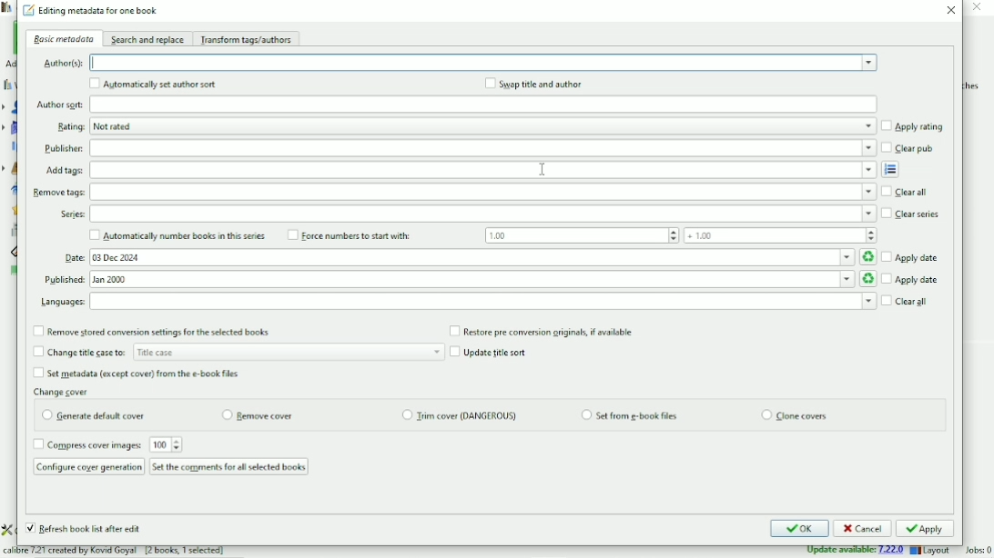 This screenshot has height=558, width=994. Describe the element at coordinates (629, 415) in the screenshot. I see `set from e-book files` at that location.